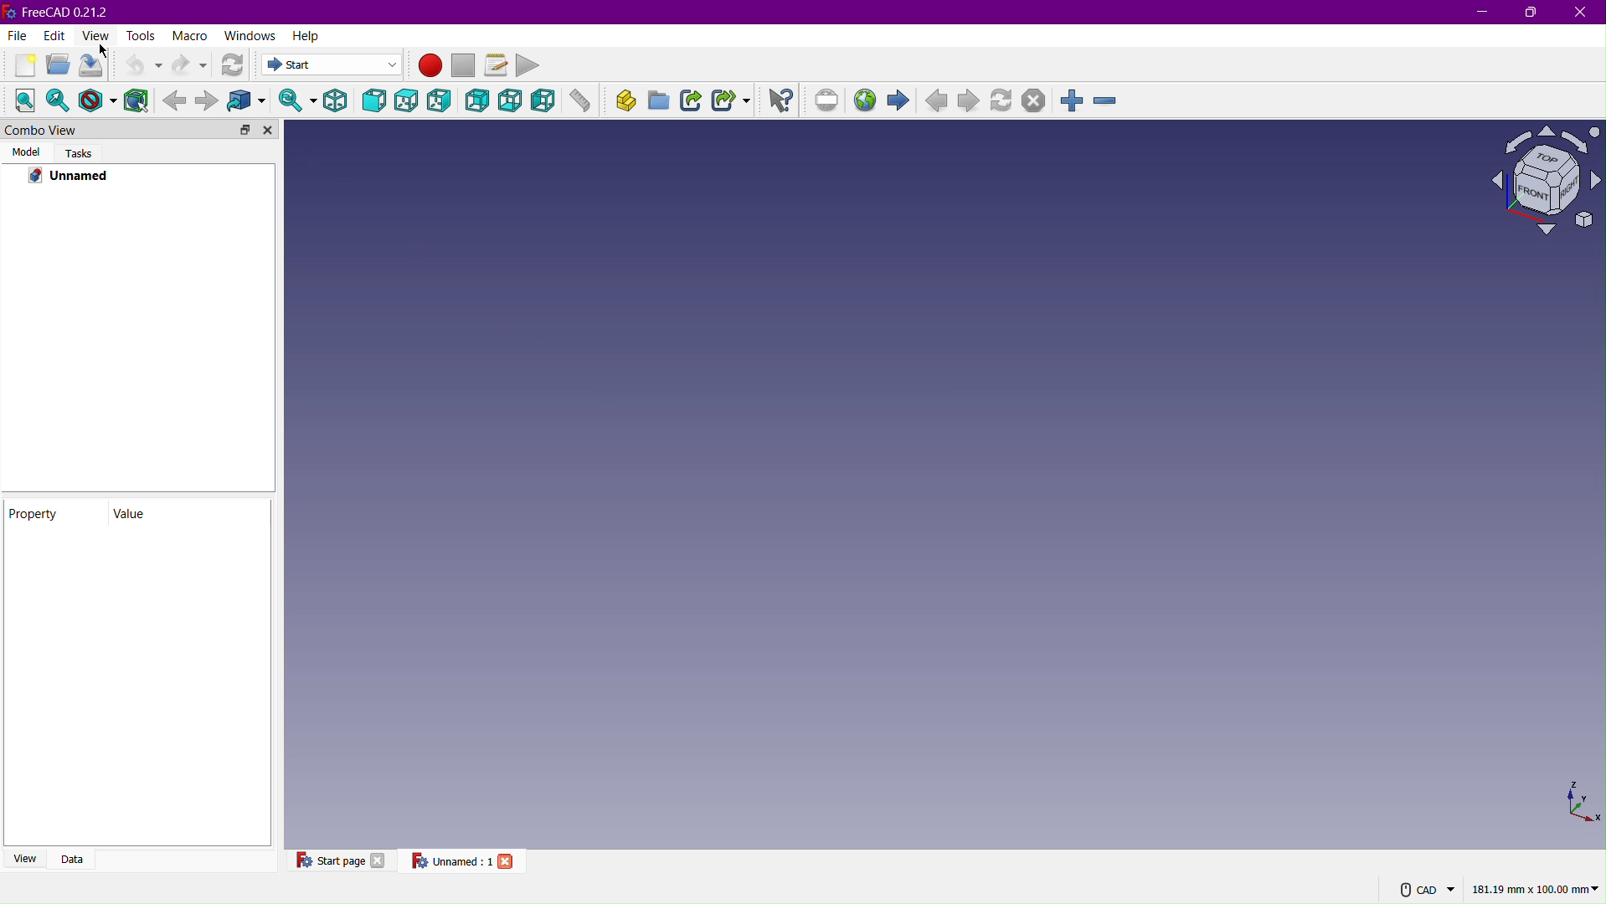 The height and width of the screenshot is (904, 1606). I want to click on Set URL, so click(828, 101).